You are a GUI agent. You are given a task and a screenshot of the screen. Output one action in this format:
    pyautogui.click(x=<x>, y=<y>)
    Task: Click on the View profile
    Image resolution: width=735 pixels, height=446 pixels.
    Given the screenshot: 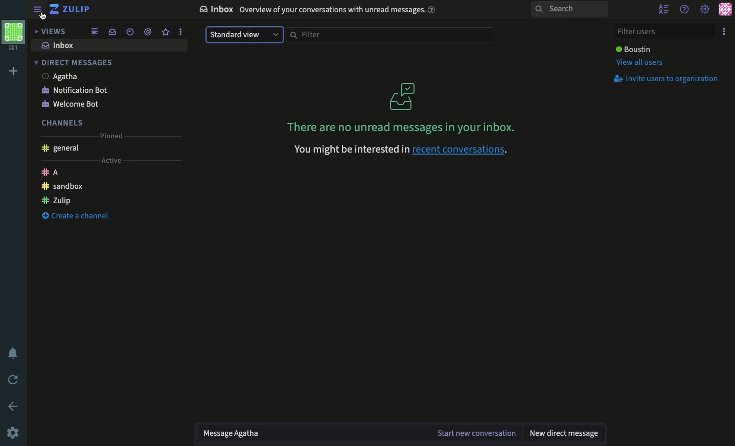 What is the action you would take?
    pyautogui.click(x=13, y=35)
    